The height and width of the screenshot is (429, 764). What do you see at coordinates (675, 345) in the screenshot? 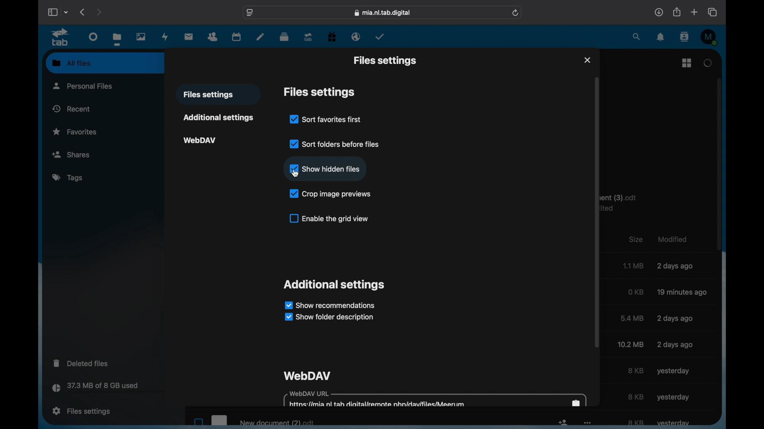
I see `modified` at bounding box center [675, 345].